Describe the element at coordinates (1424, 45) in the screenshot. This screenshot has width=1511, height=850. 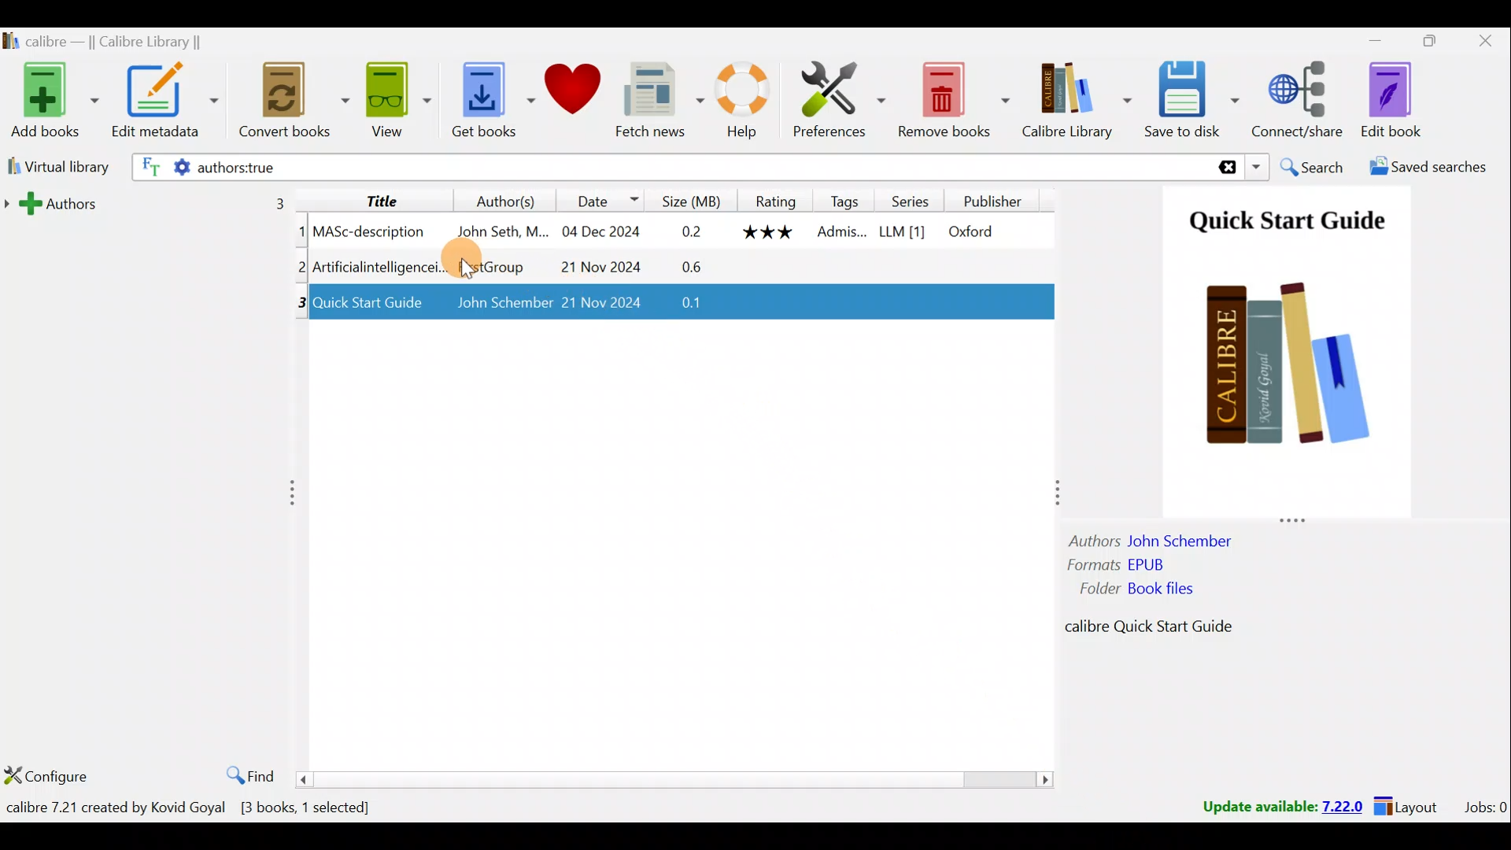
I see `Maximise` at that location.